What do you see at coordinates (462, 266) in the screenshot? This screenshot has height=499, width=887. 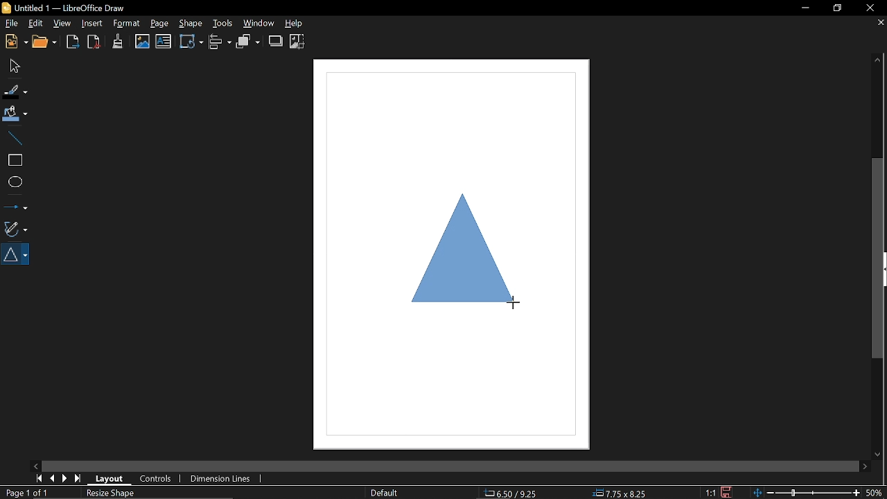 I see `TrIangle drawn` at bounding box center [462, 266].